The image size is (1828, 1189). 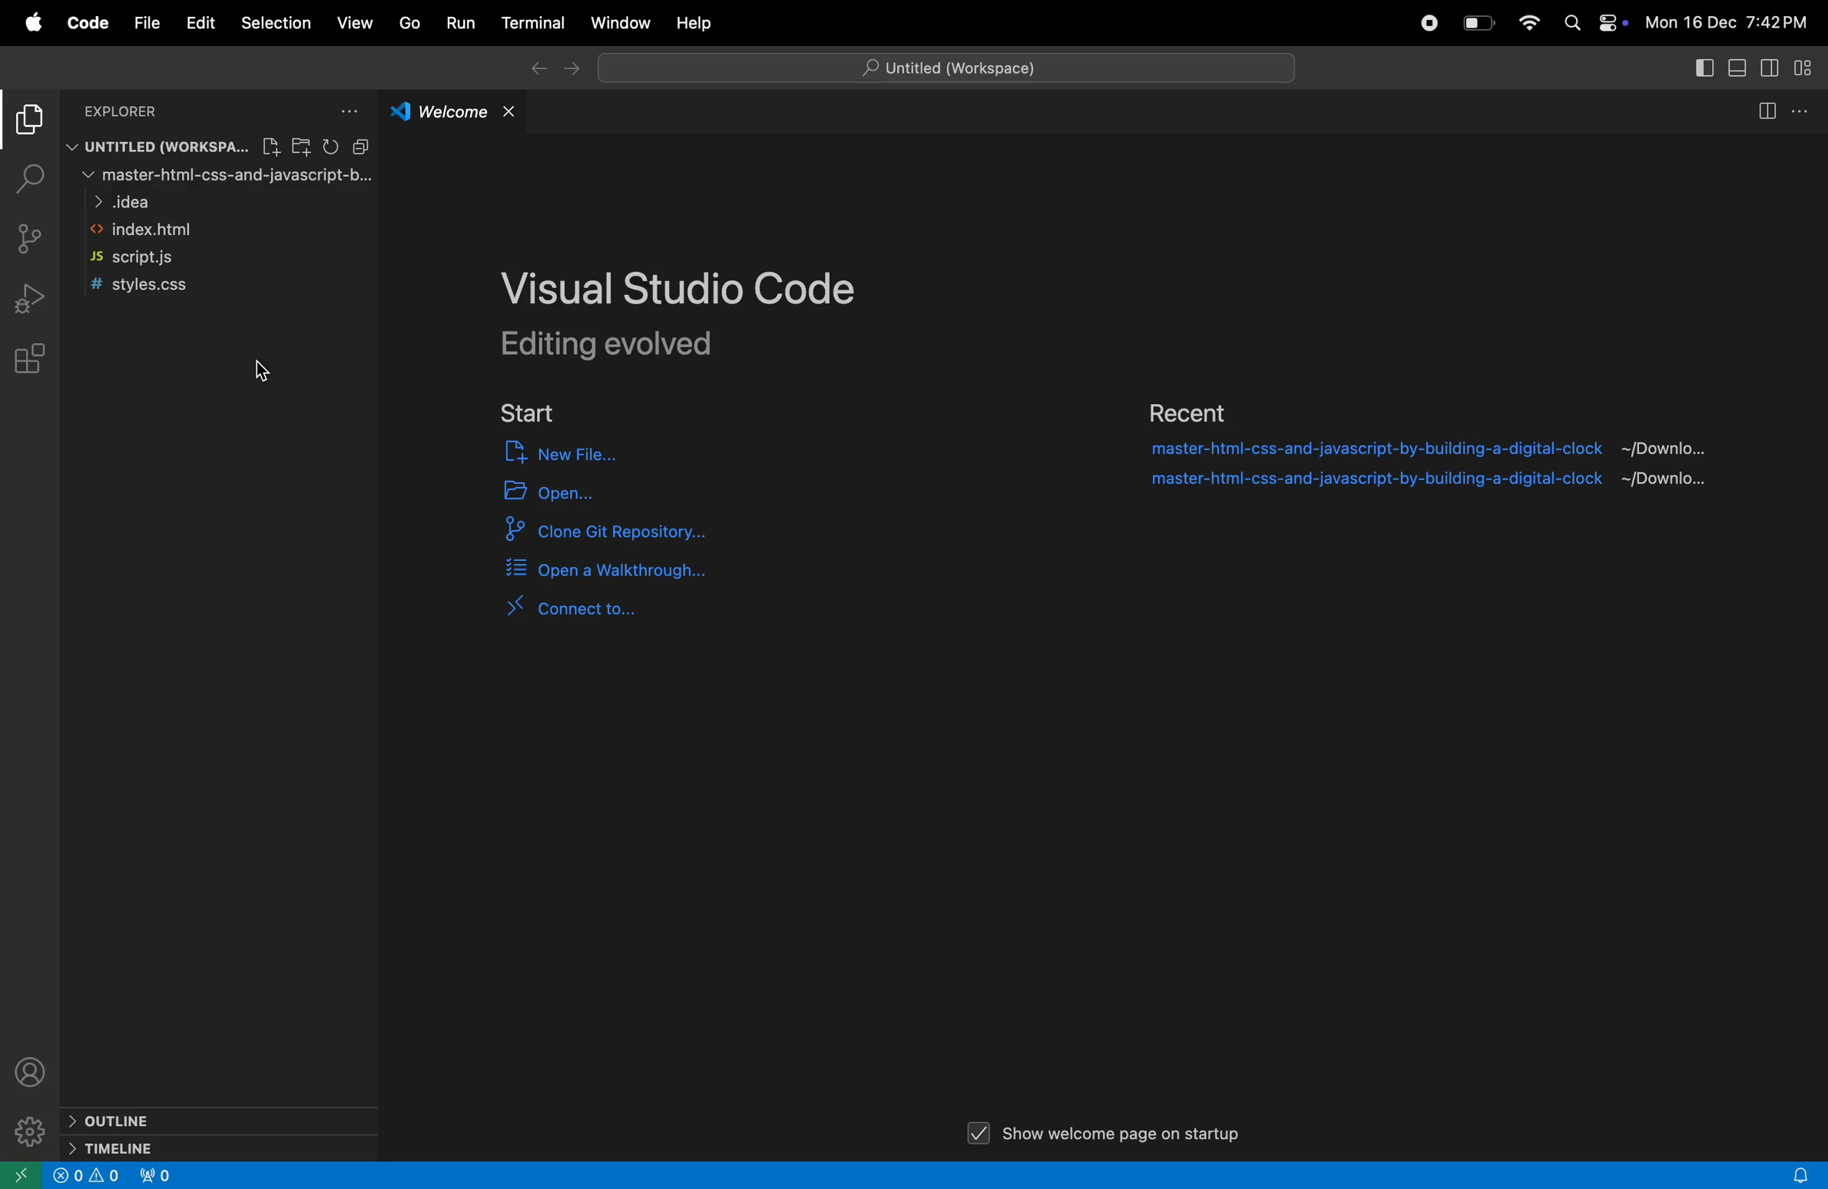 I want to click on customize layout, so click(x=1801, y=68).